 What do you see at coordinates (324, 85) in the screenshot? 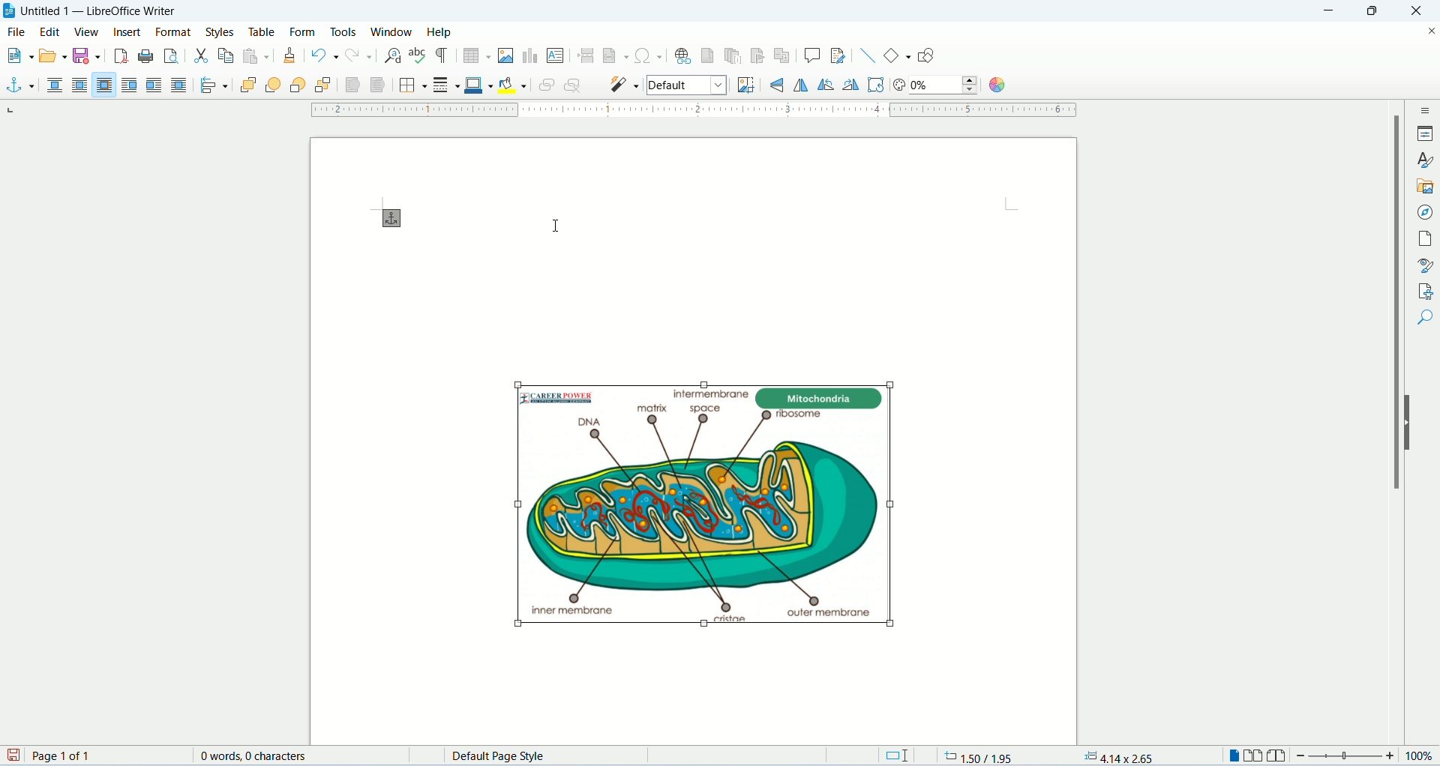
I see `send to back` at bounding box center [324, 85].